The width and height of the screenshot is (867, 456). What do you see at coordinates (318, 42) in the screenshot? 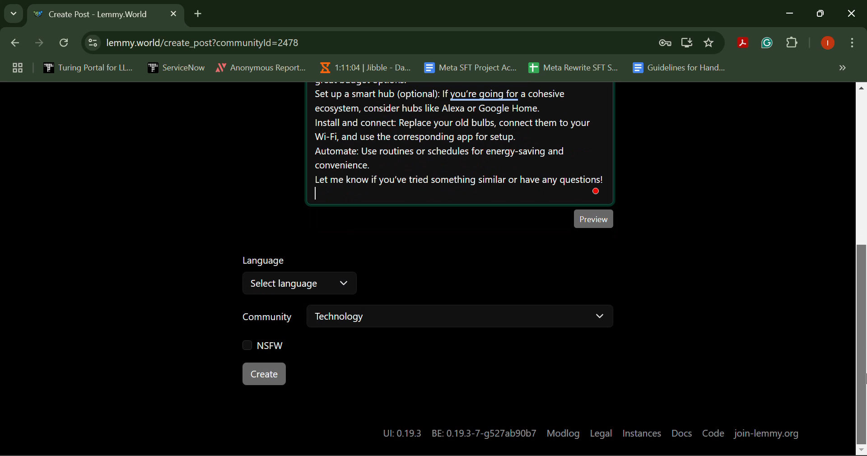
I see `Website Address` at bounding box center [318, 42].